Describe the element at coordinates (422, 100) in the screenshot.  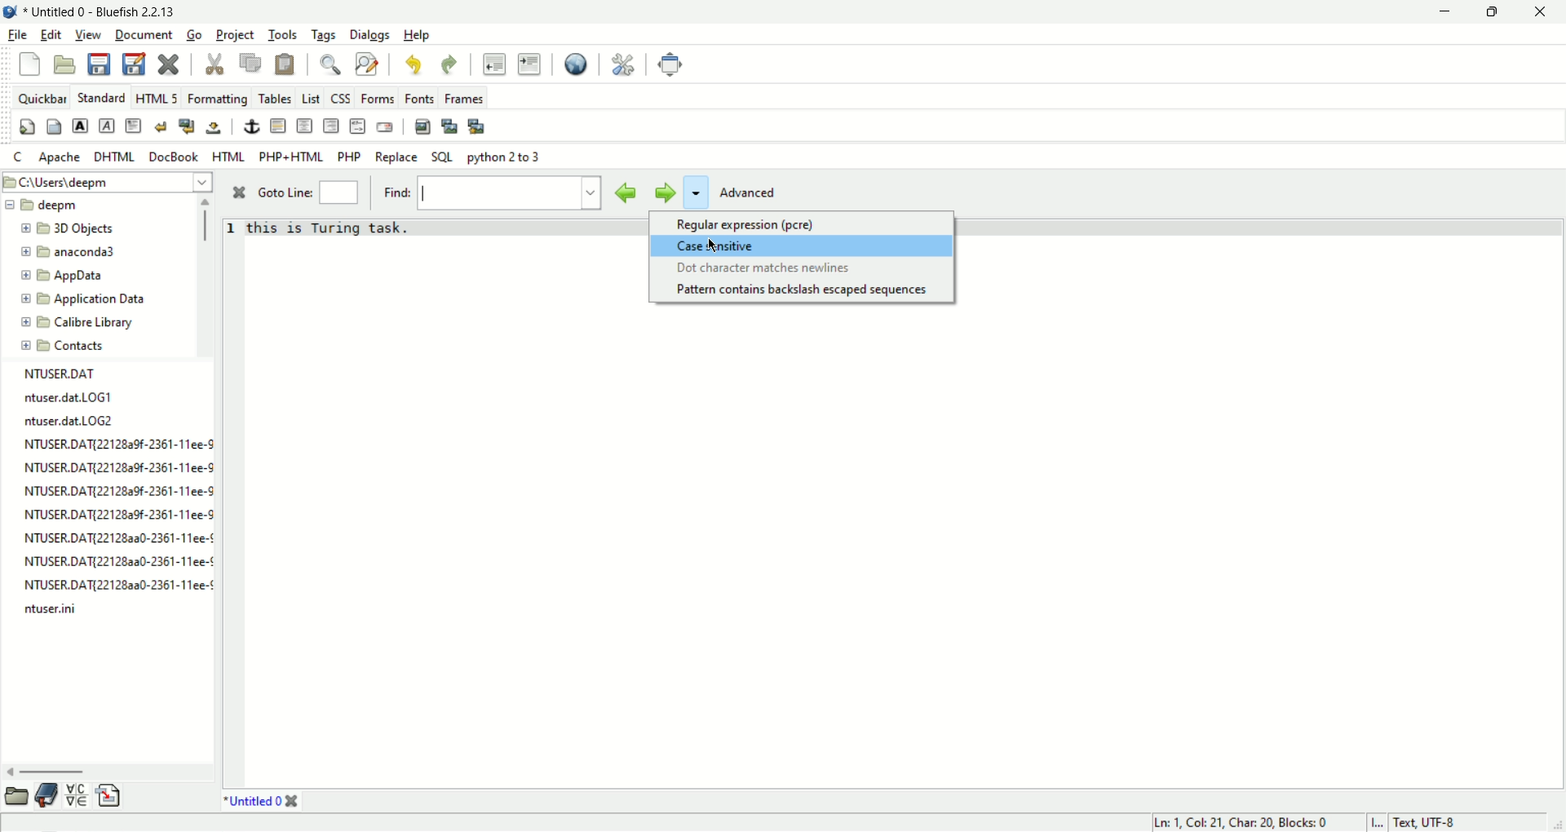
I see `Fonts` at that location.